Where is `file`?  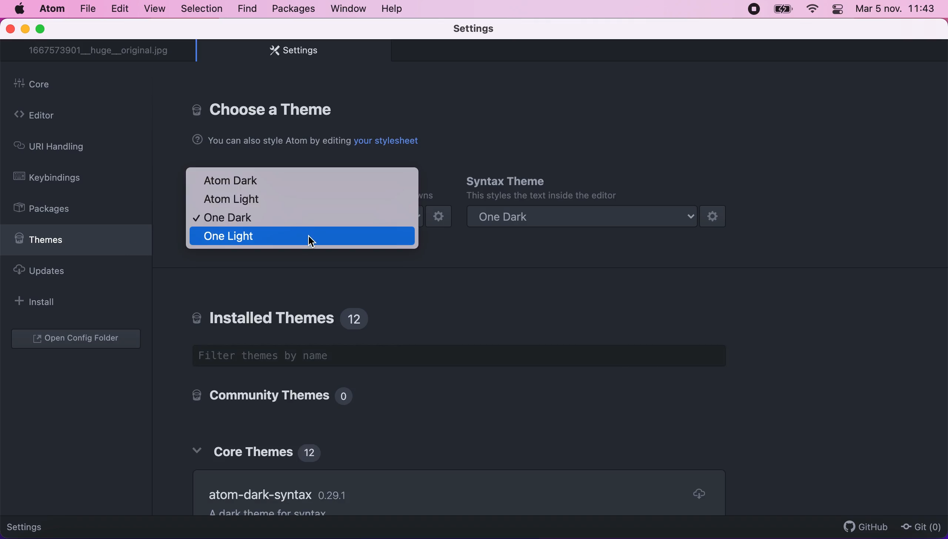 file is located at coordinates (87, 10).